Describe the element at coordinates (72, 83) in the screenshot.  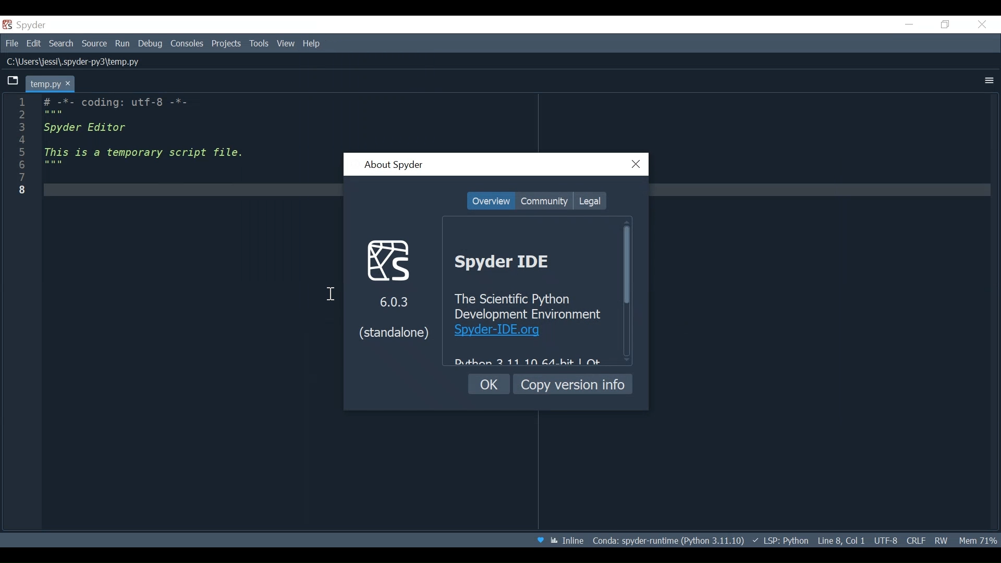
I see `close` at that location.